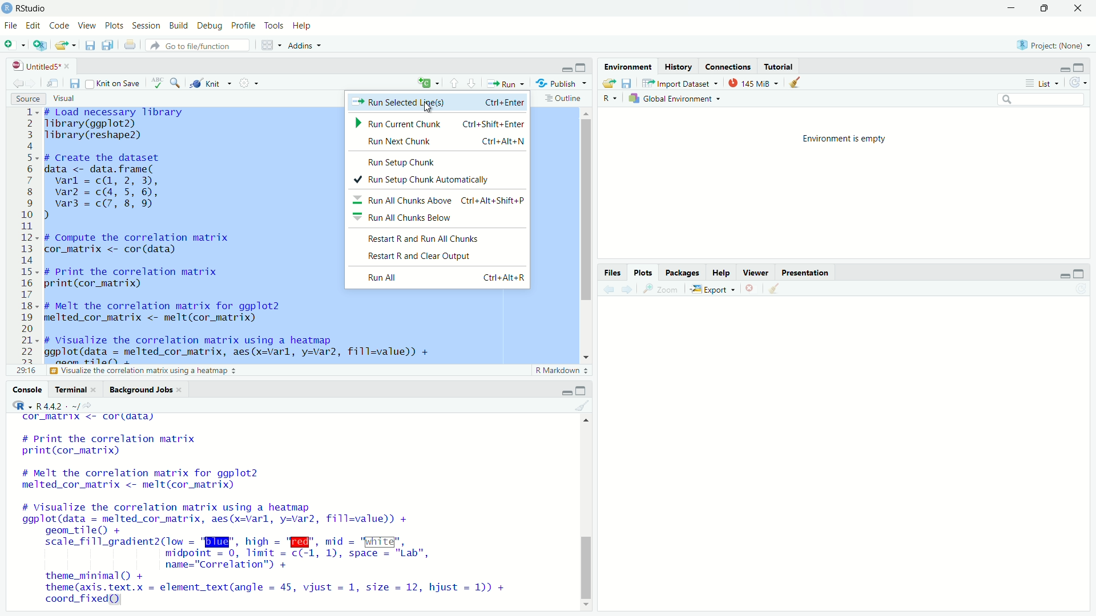  What do you see at coordinates (429, 84) in the screenshot?
I see `language select` at bounding box center [429, 84].